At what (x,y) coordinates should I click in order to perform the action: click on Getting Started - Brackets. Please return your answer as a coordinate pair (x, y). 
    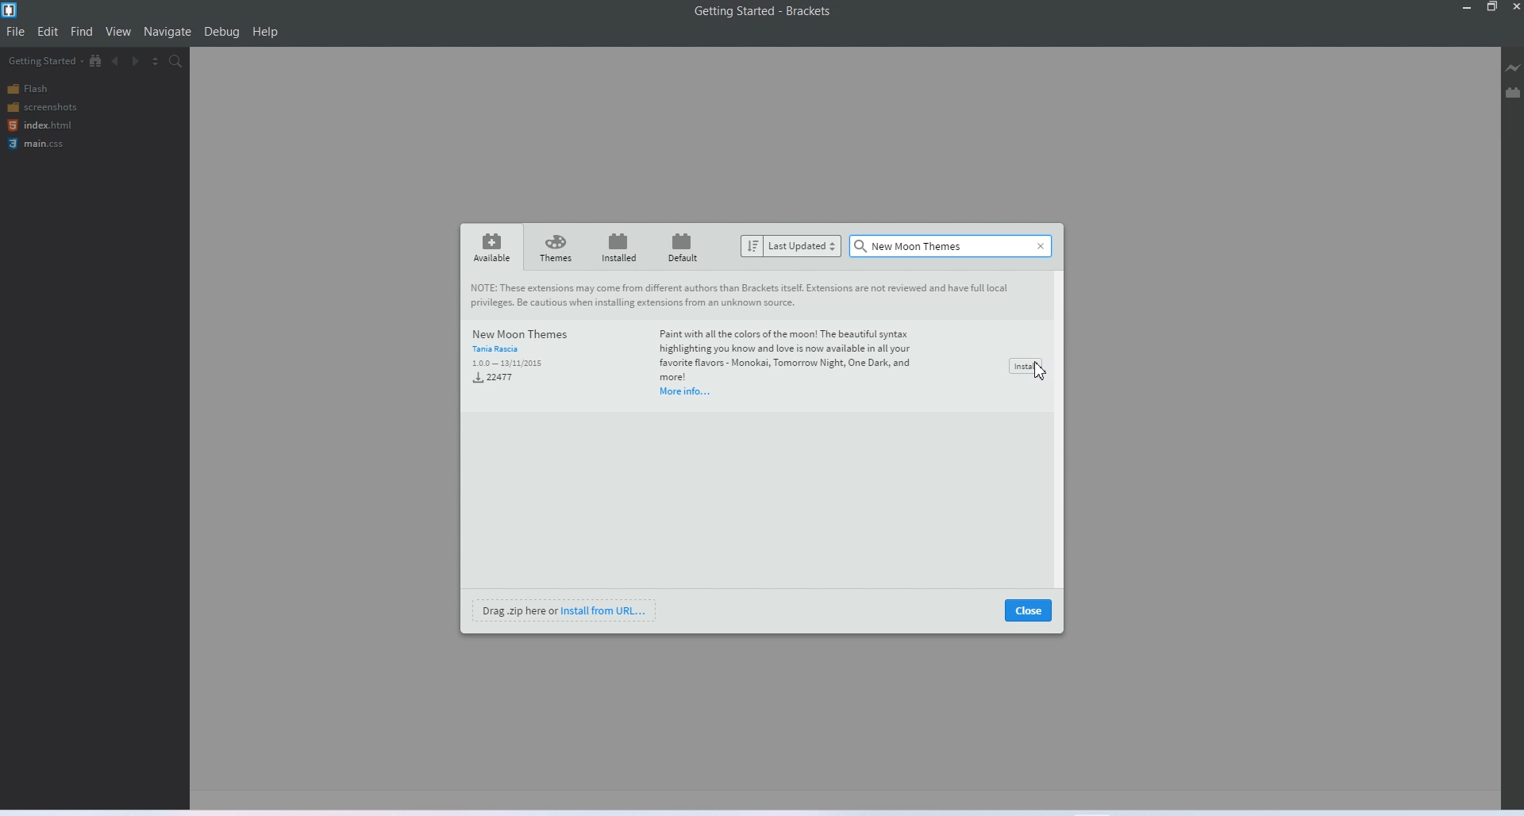
    Looking at the image, I should click on (767, 12).